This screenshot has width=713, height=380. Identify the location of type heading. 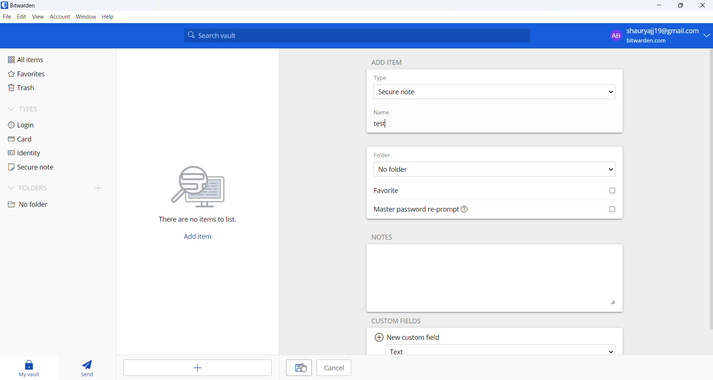
(381, 77).